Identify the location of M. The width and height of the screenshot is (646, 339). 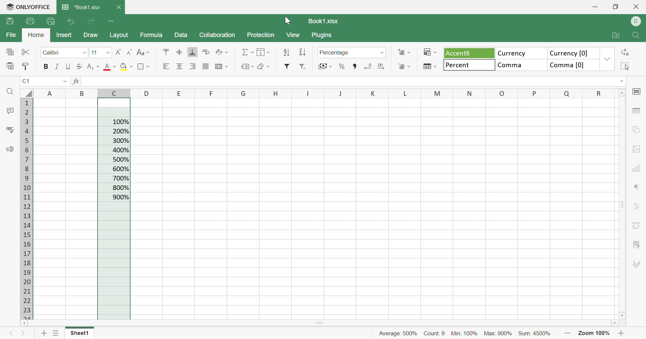
(437, 94).